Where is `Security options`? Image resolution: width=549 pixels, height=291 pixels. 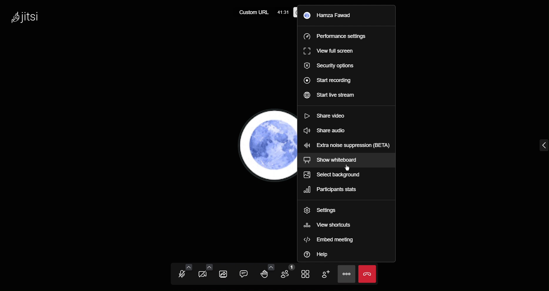 Security options is located at coordinates (327, 66).